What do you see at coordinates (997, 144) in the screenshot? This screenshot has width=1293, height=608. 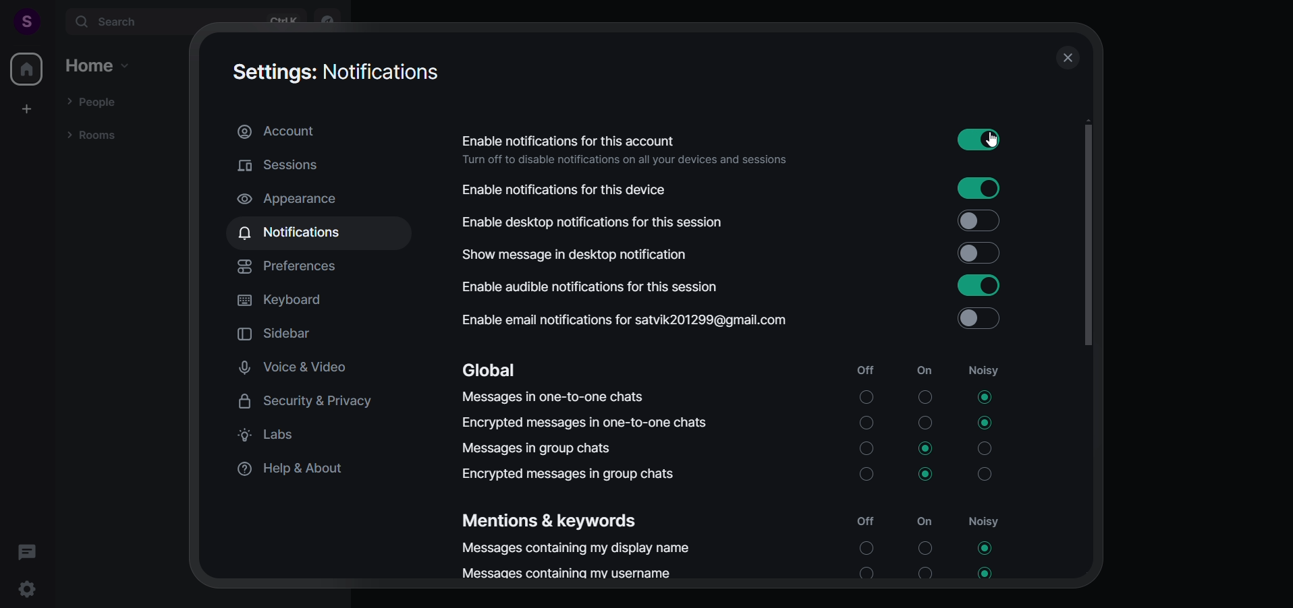 I see `Cursor` at bounding box center [997, 144].